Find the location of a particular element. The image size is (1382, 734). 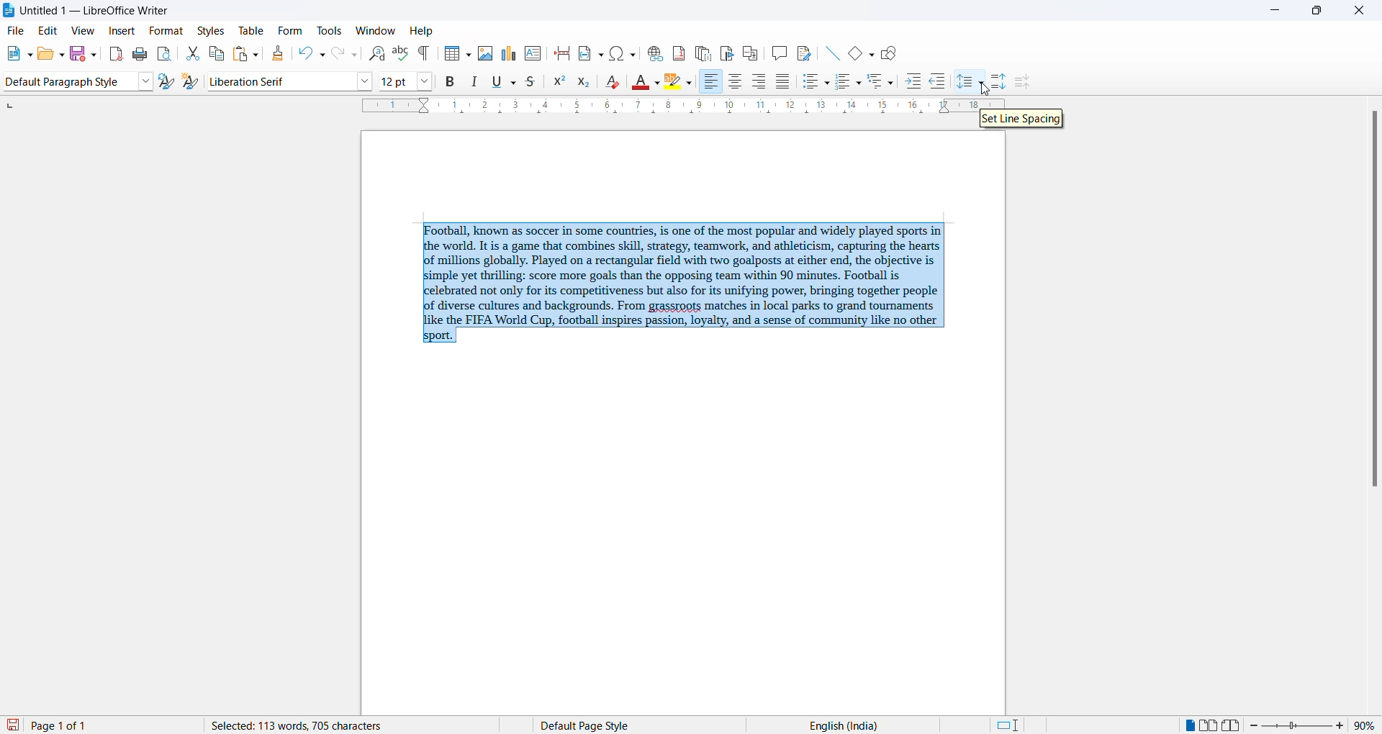

standard selection is located at coordinates (1008, 725).